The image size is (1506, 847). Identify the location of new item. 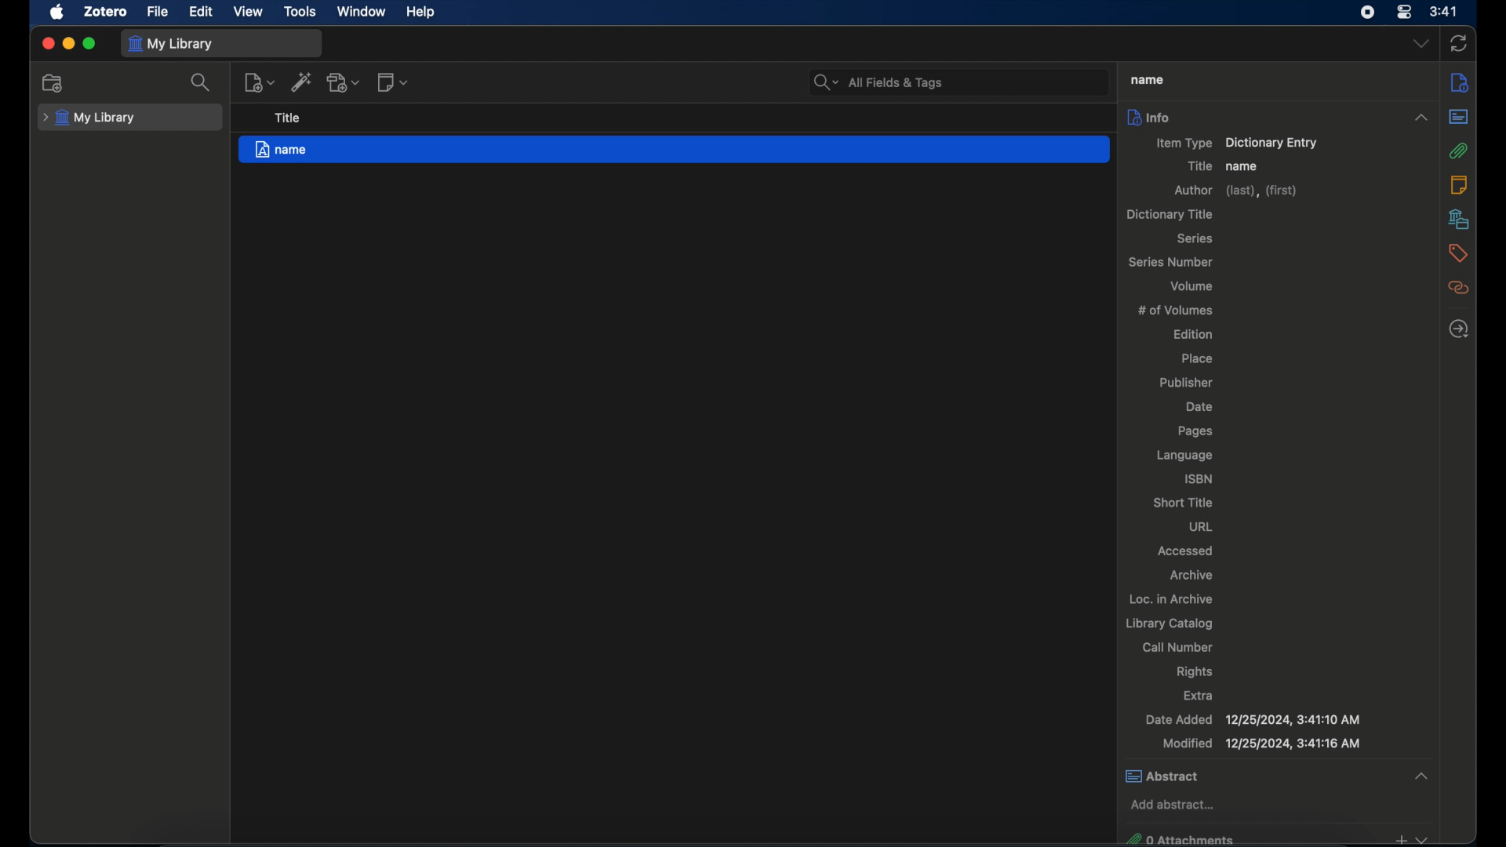
(259, 82).